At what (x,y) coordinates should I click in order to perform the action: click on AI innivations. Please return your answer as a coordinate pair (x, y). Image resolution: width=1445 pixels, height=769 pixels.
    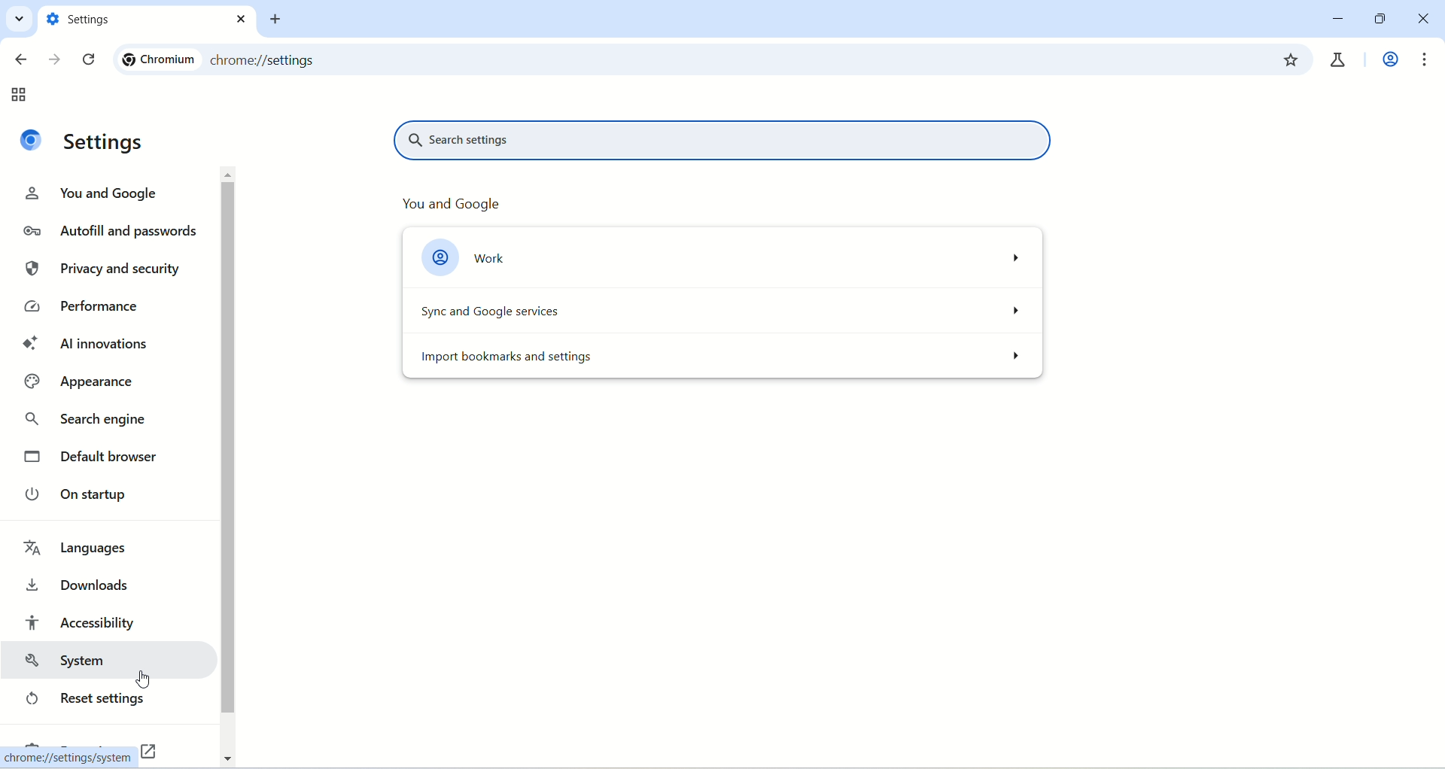
    Looking at the image, I should click on (85, 346).